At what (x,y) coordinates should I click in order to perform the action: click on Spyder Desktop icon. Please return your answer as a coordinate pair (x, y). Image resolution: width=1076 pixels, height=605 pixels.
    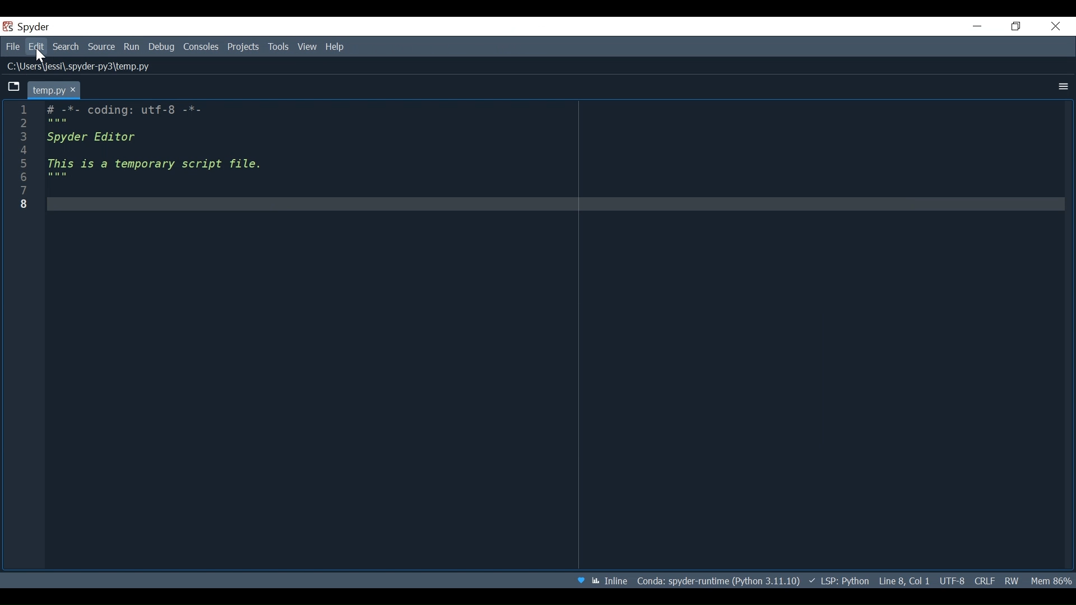
    Looking at the image, I should click on (30, 27).